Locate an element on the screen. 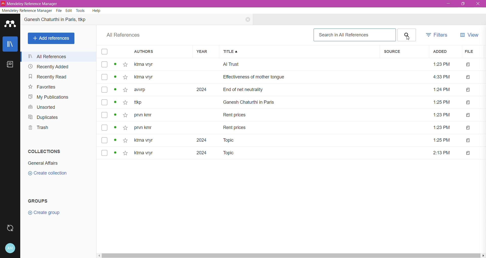 The image size is (486, 258). view status is located at coordinates (115, 128).